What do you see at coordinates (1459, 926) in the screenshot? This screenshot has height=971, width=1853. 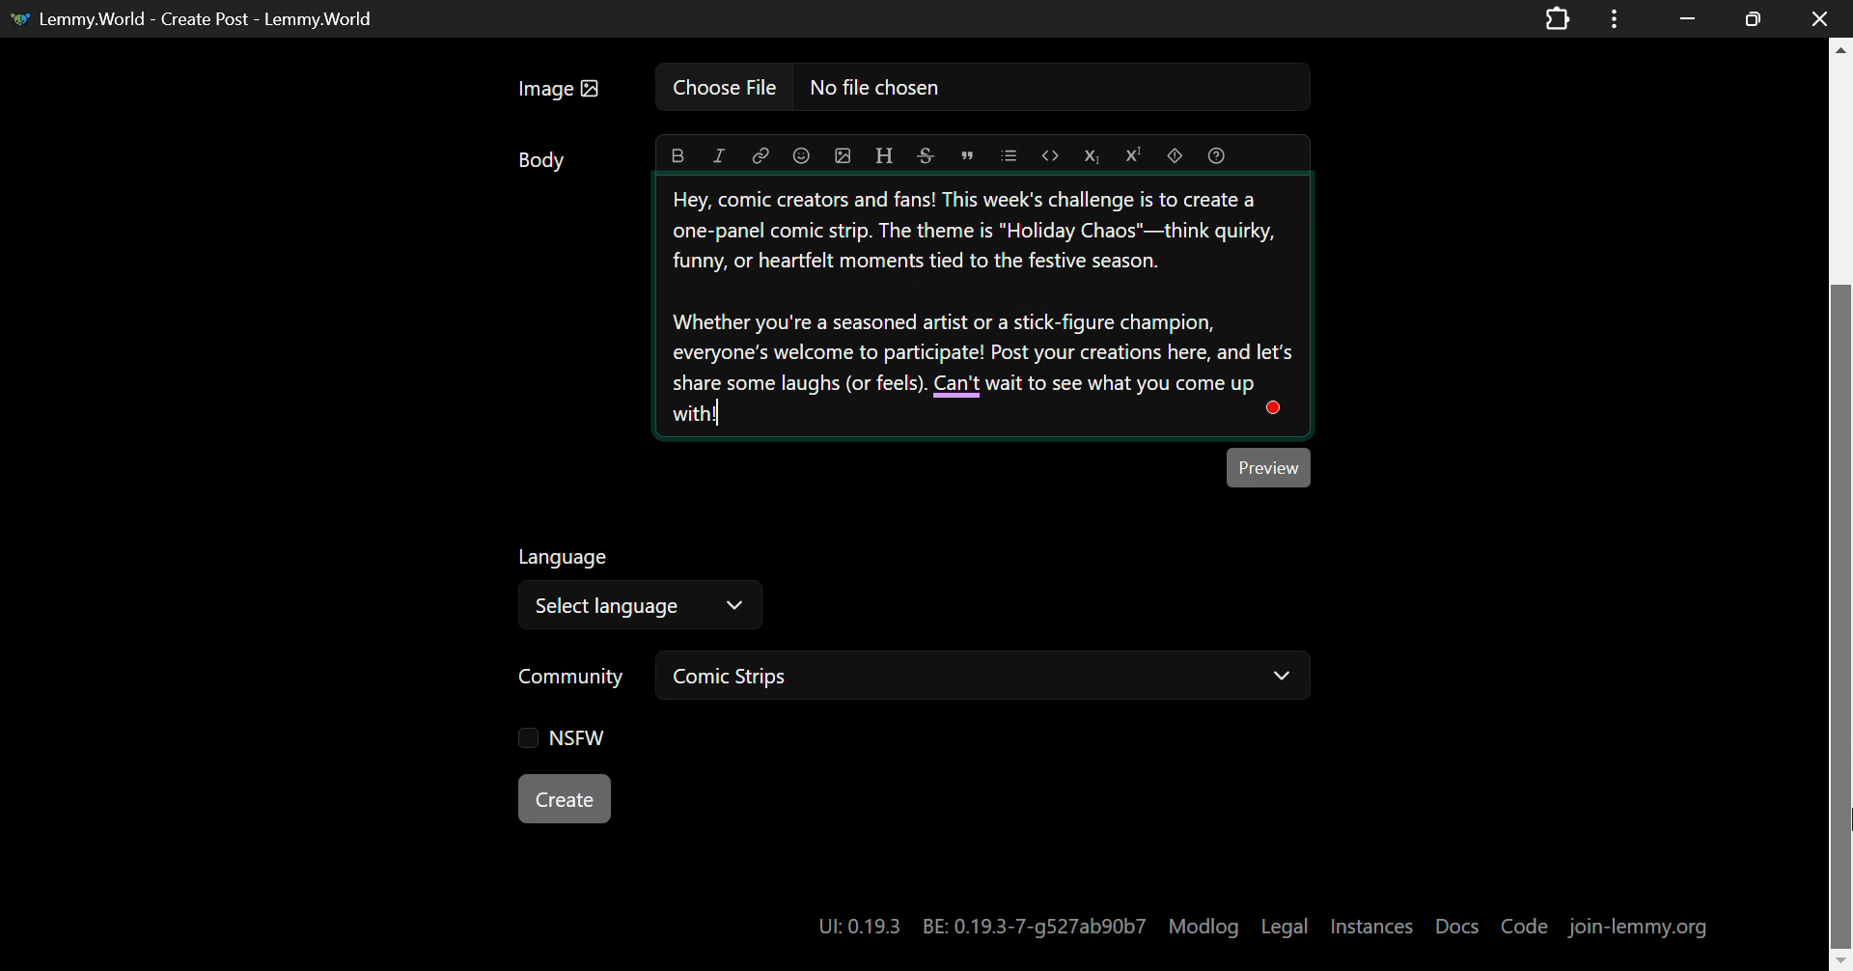 I see `Docs` at bounding box center [1459, 926].